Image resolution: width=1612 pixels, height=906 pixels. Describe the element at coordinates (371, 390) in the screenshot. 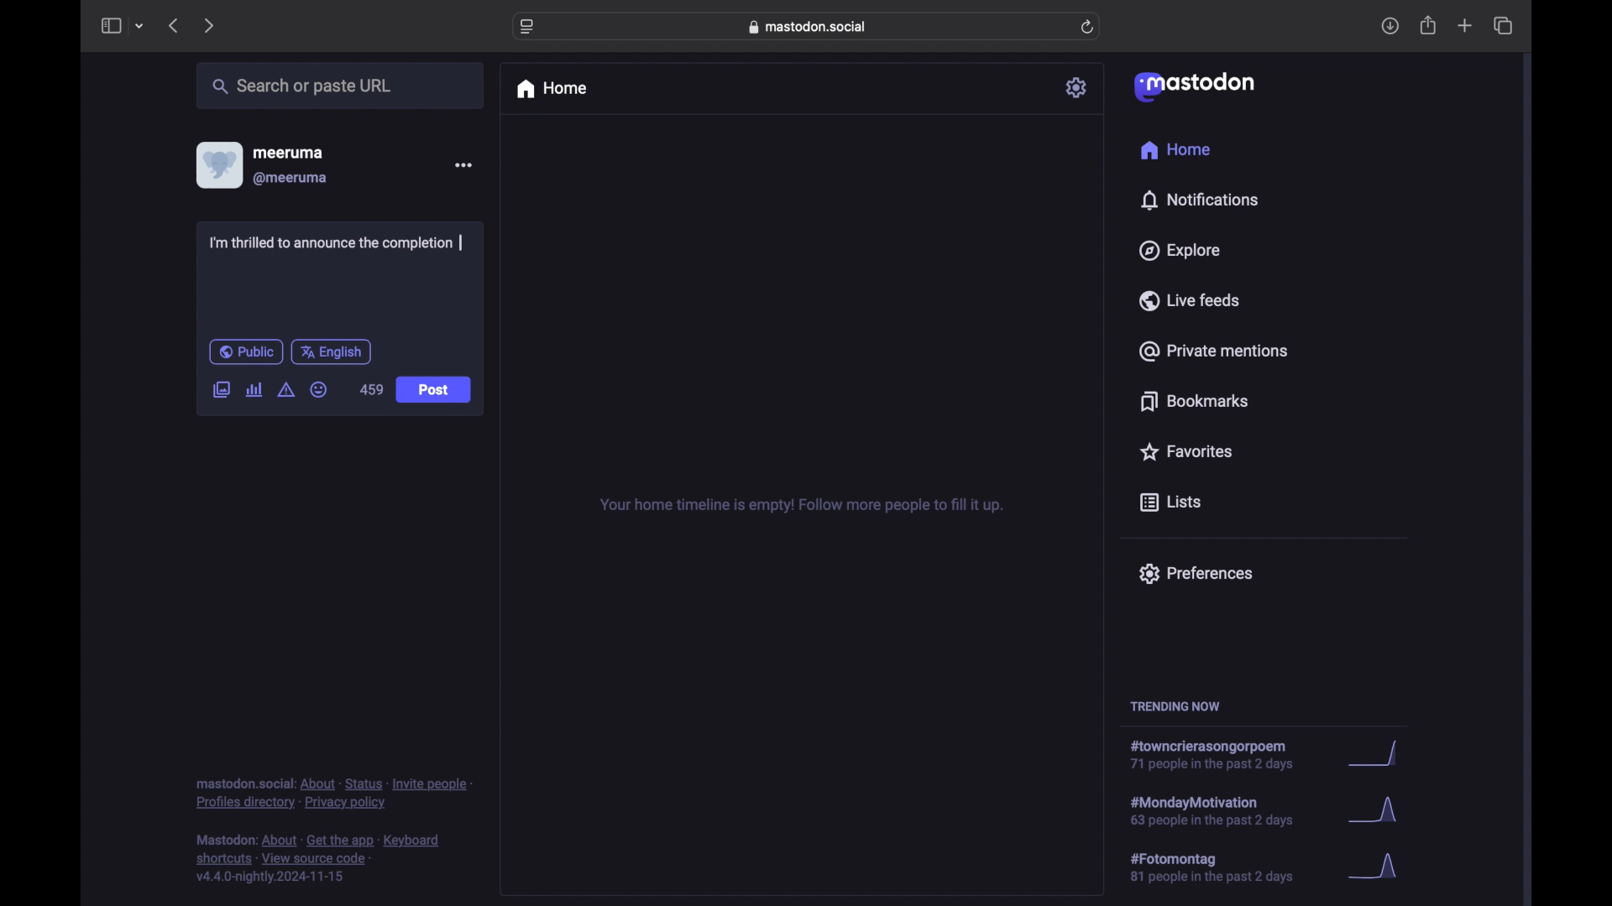

I see `459` at that location.